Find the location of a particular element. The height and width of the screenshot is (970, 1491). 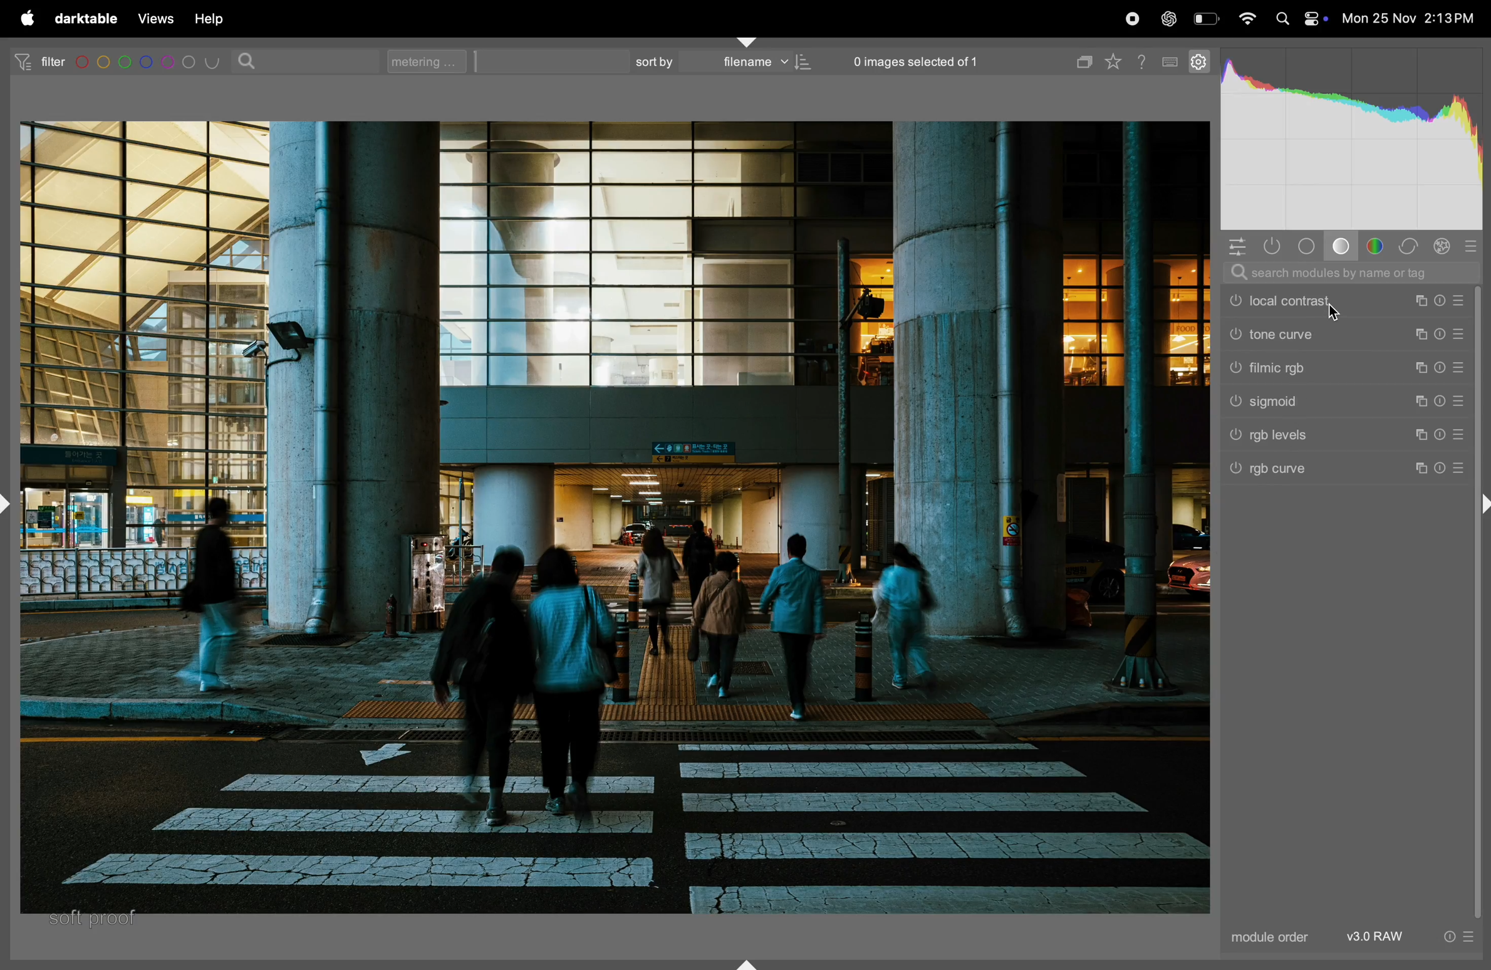

preset is located at coordinates (1460, 469).